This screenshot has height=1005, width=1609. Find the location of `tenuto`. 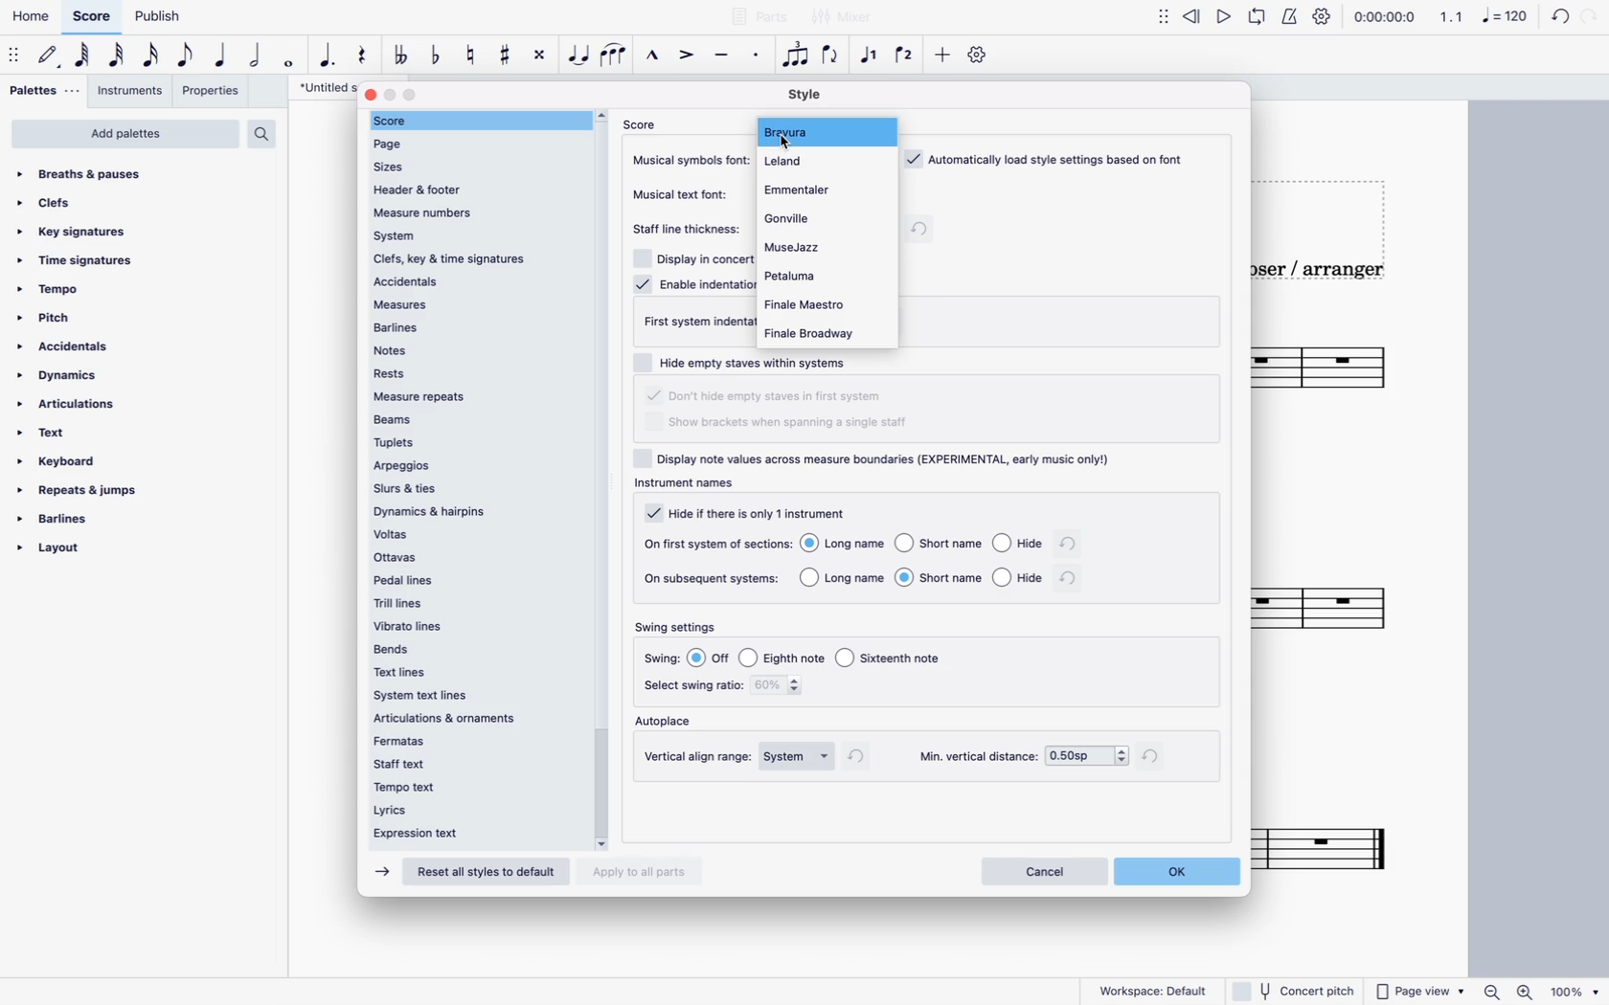

tenuto is located at coordinates (726, 61).